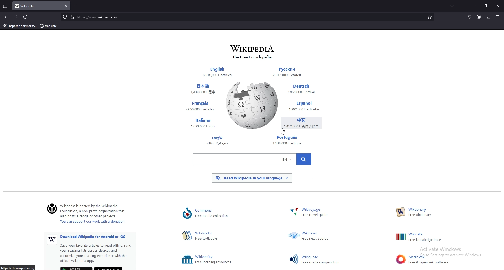 This screenshot has height=270, width=504. Describe the element at coordinates (187, 235) in the screenshot. I see `` at that location.